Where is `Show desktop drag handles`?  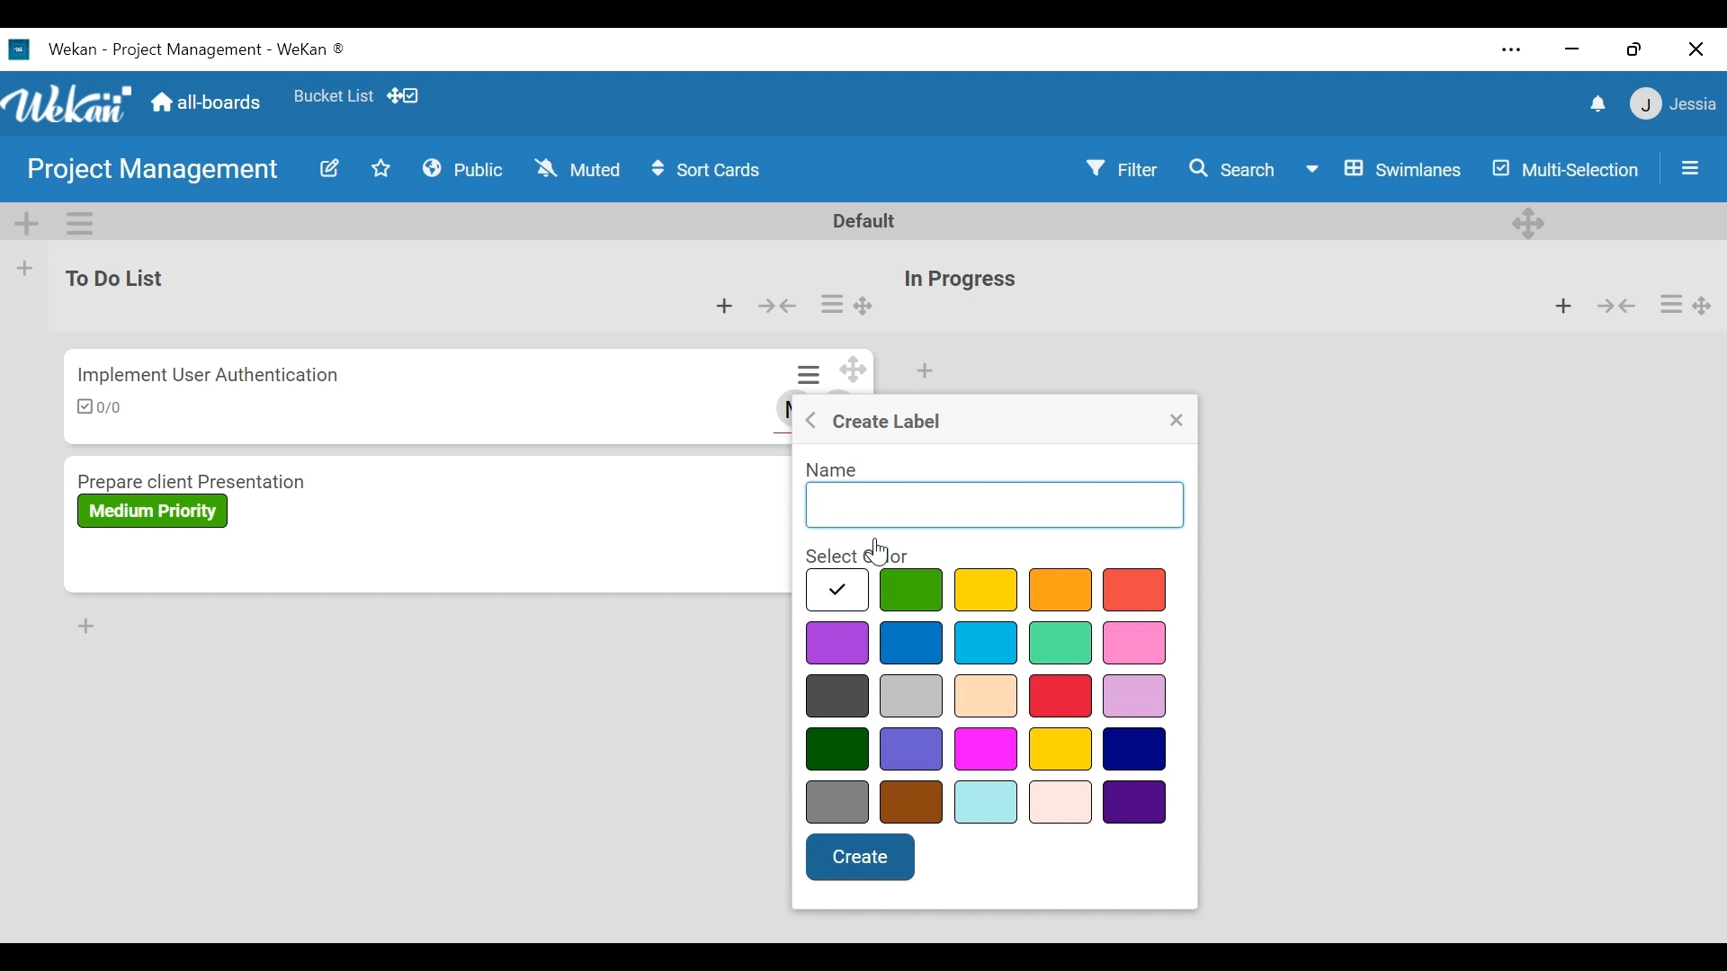 Show desktop drag handles is located at coordinates (406, 94).